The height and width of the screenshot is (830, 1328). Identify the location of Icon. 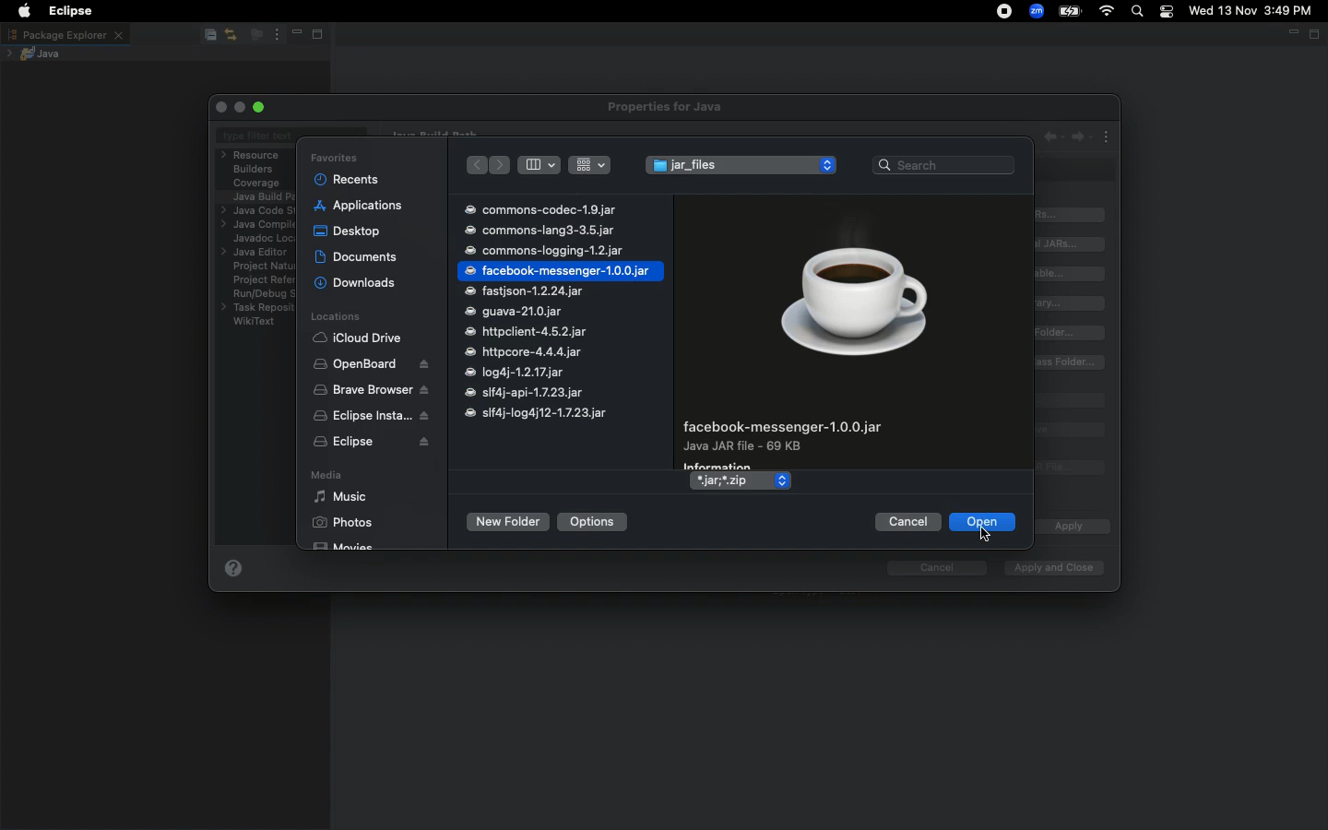
(854, 302).